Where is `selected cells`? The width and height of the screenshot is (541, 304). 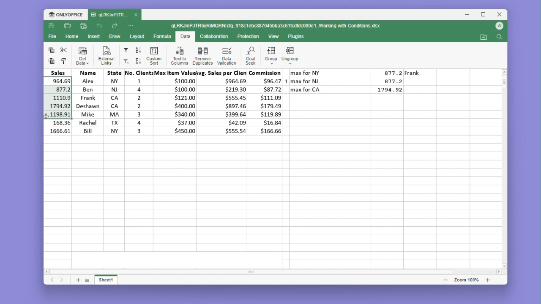
selected cells is located at coordinates (58, 98).